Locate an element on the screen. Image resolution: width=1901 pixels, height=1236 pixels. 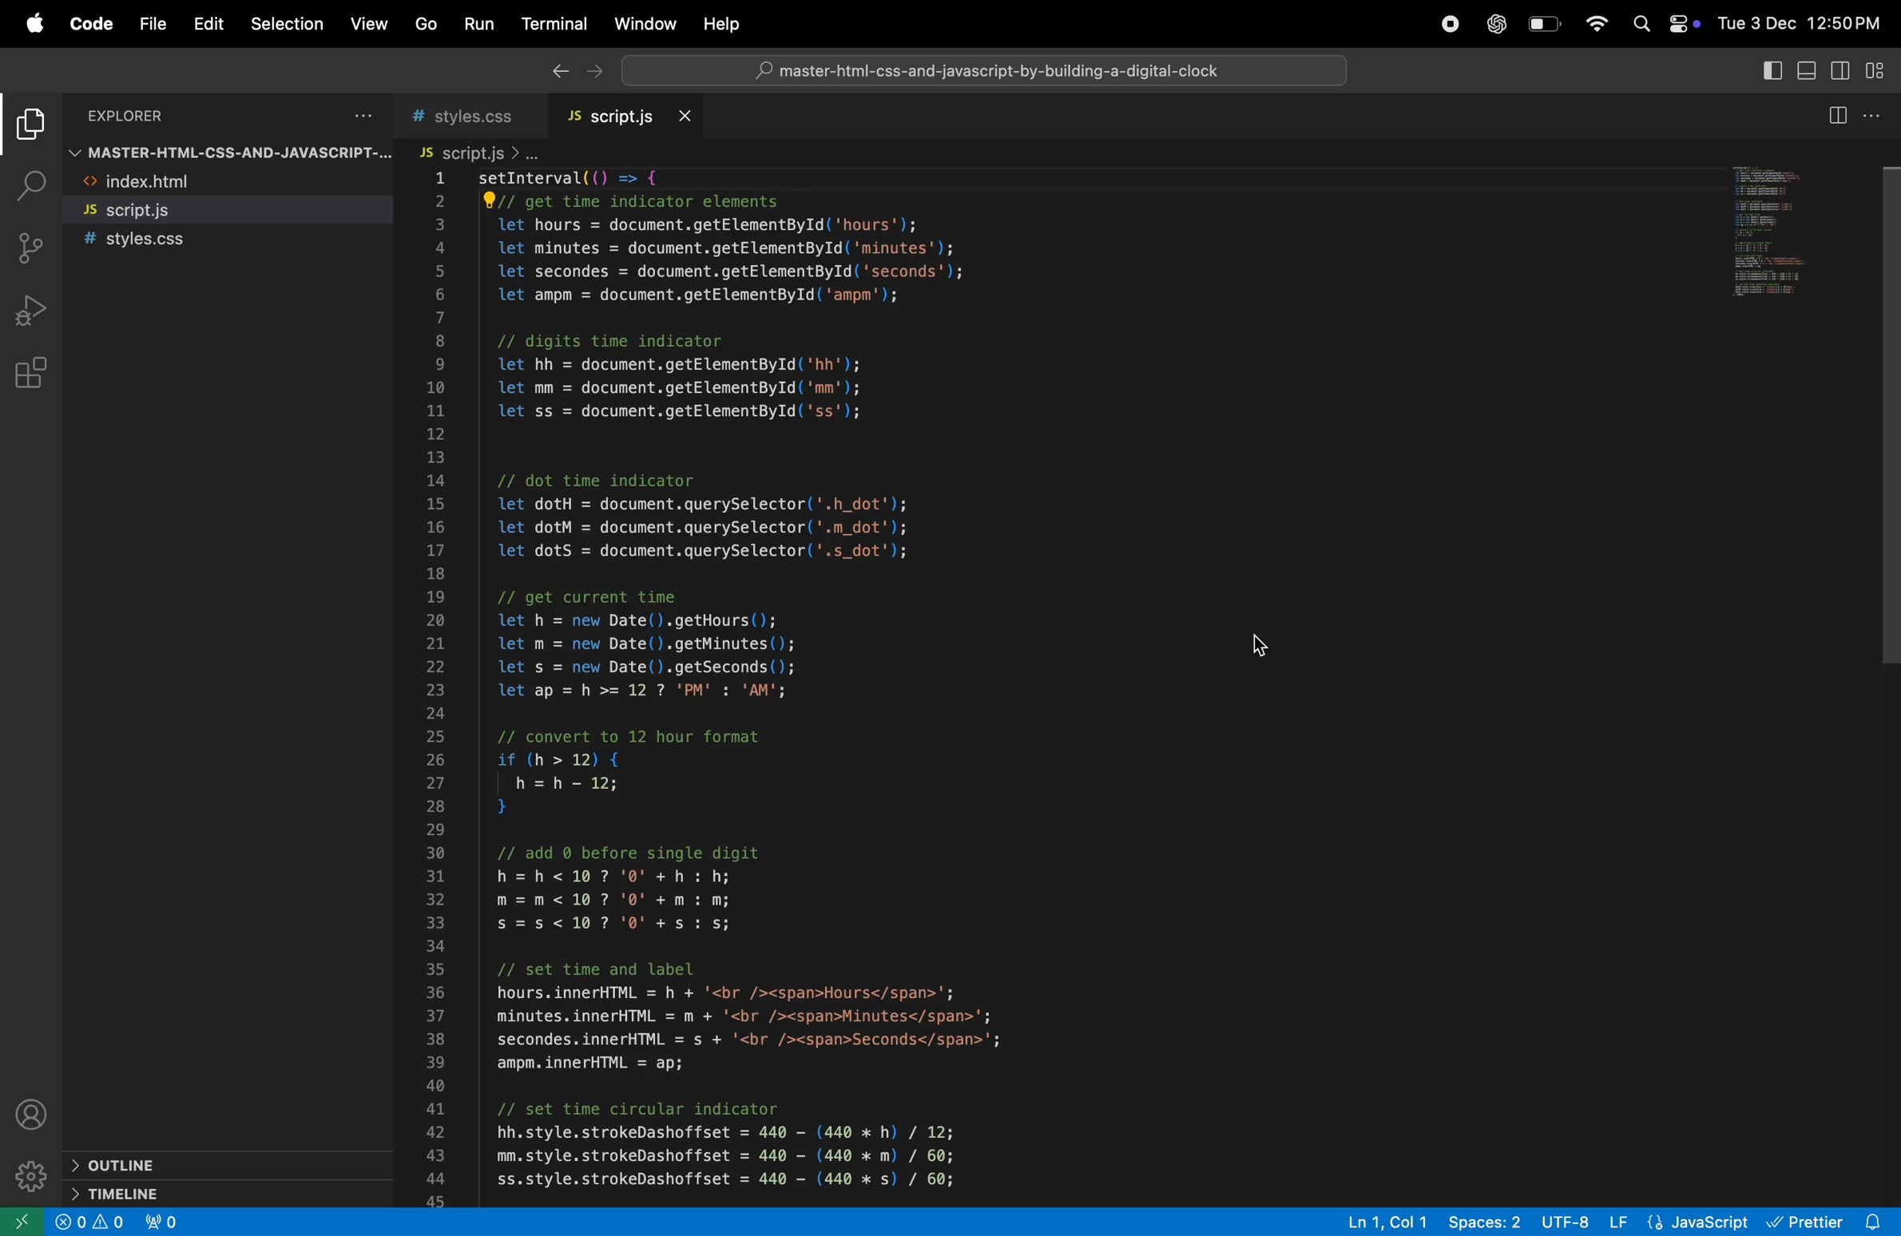
toggle secondary window is located at coordinates (1841, 69).